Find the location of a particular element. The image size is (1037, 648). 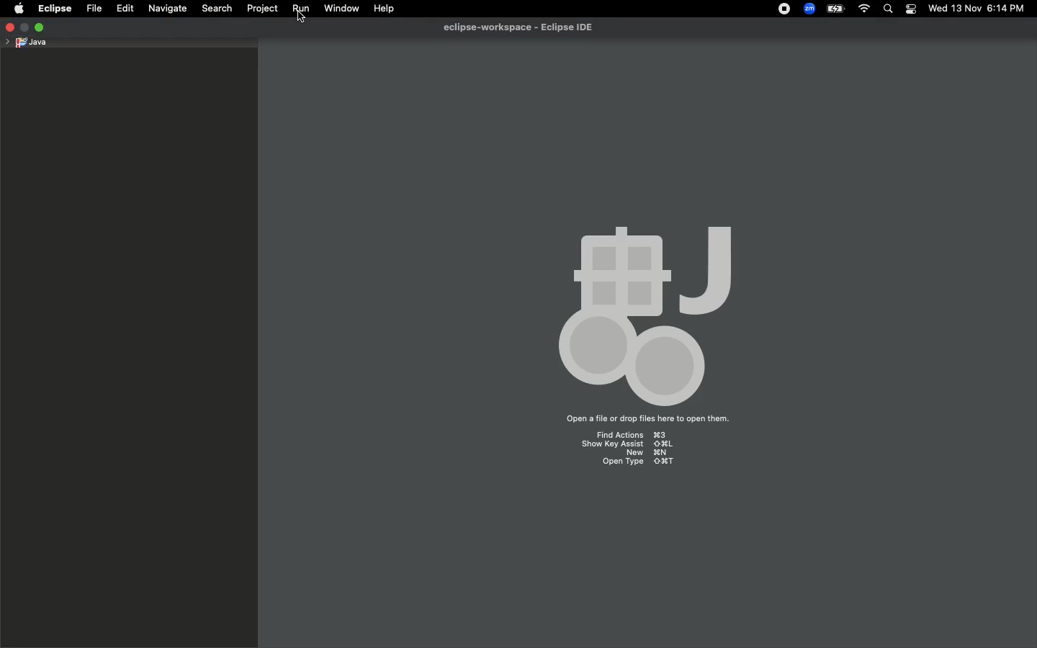

show key assist ⇧⌘L is located at coordinates (627, 444).